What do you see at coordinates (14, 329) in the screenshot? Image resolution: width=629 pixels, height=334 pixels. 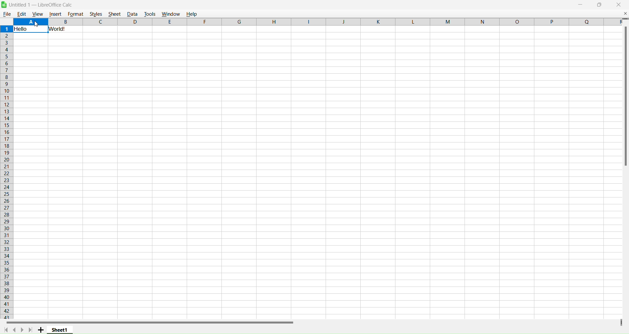 I see `Previous Slide` at bounding box center [14, 329].